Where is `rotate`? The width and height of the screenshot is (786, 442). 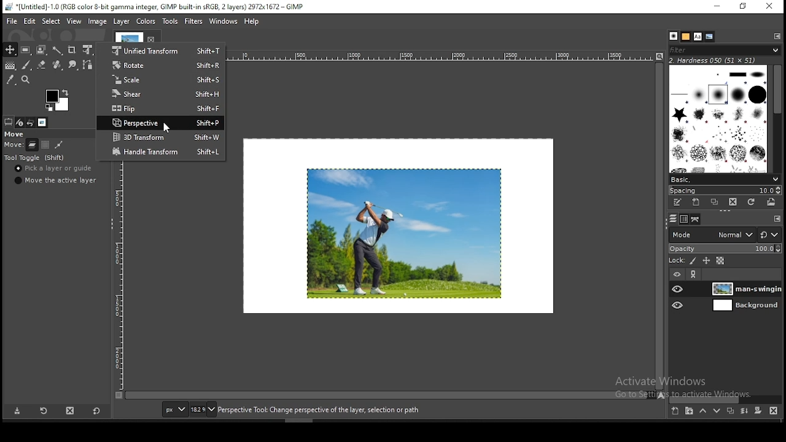 rotate is located at coordinates (161, 65).